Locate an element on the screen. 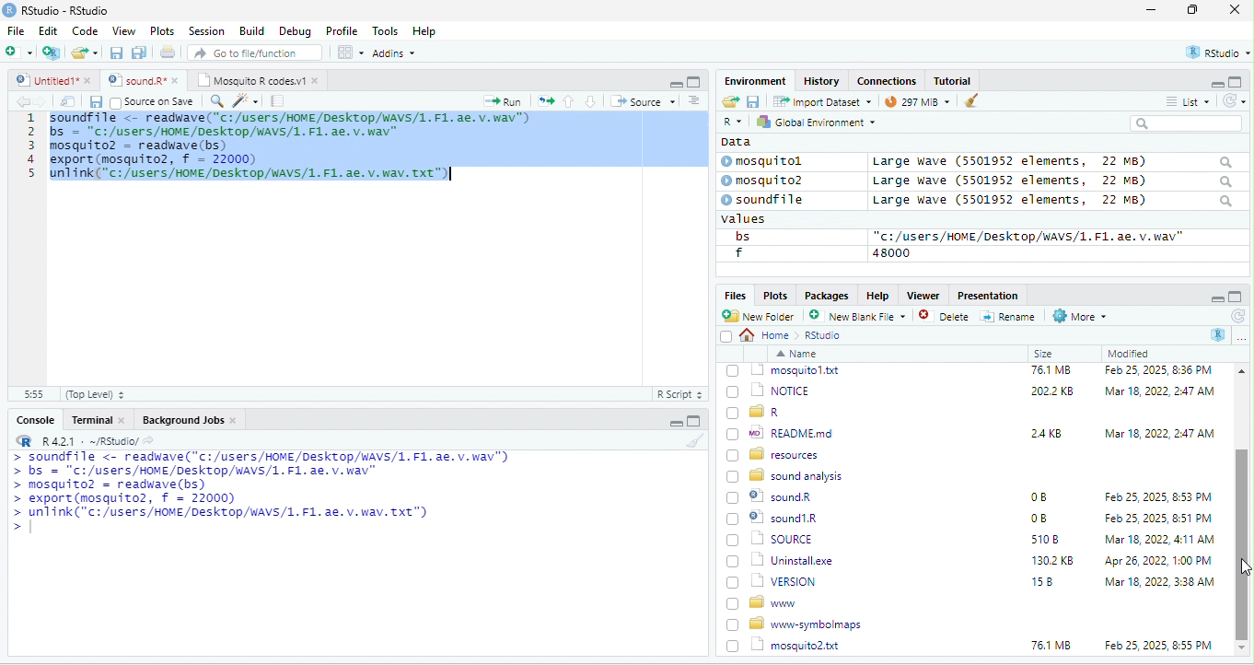  48000 is located at coordinates (892, 252).